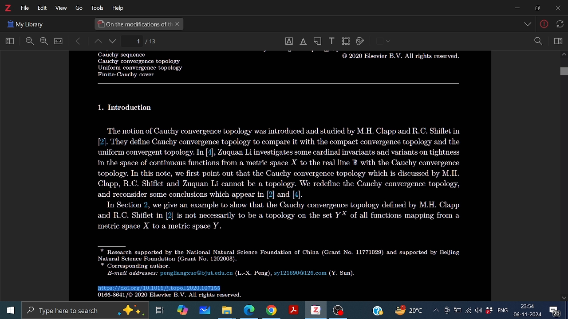  I want to click on Google chorme, so click(271, 311).